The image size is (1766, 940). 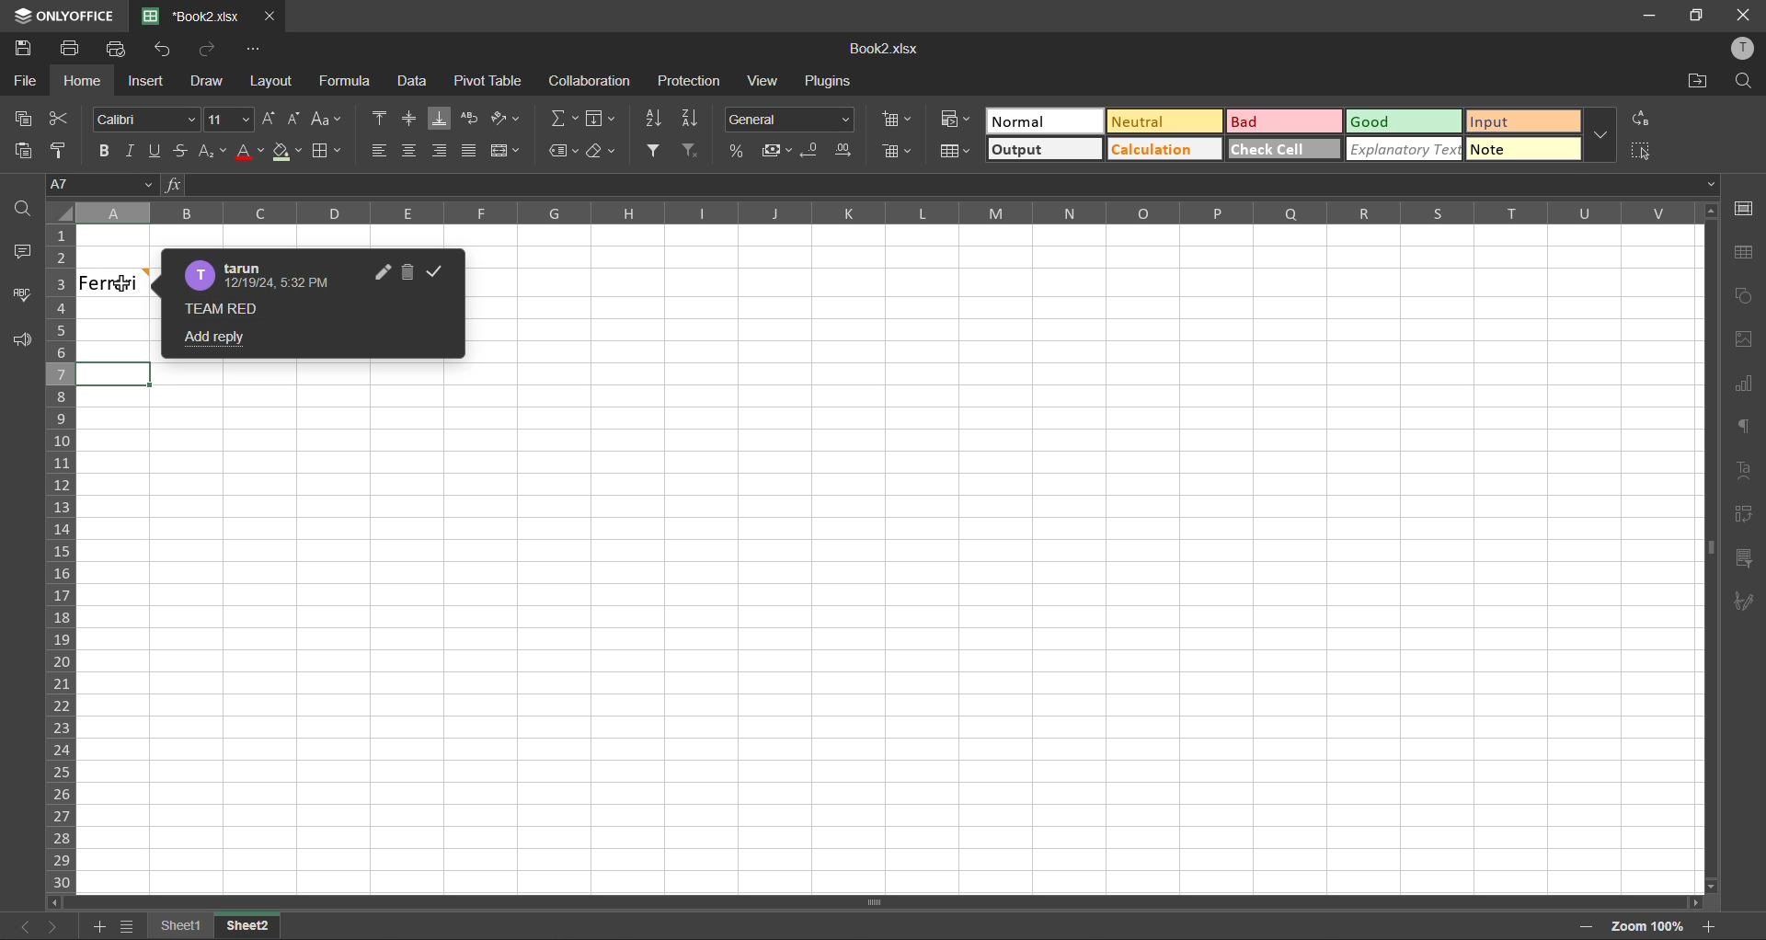 I want to click on column names, so click(x=887, y=214).